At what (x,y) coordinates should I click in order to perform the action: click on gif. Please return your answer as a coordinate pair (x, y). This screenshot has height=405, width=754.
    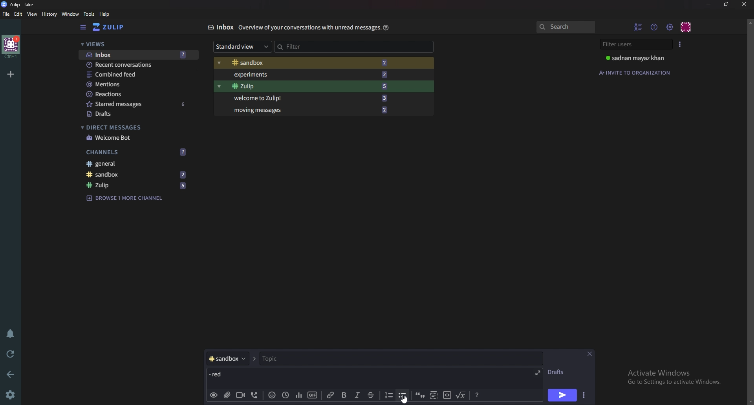
    Looking at the image, I should click on (313, 395).